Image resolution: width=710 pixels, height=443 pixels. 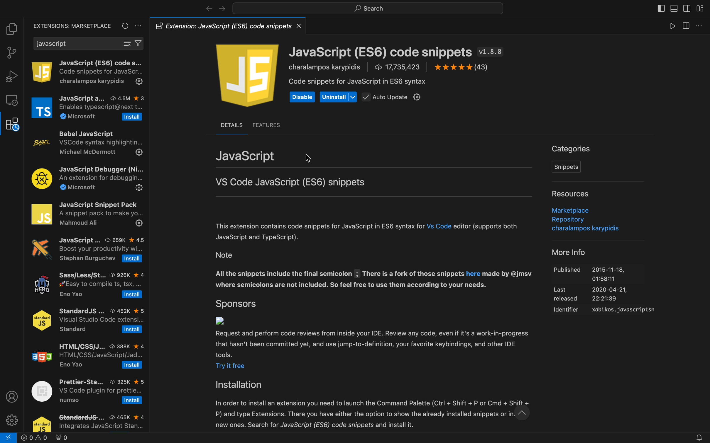 What do you see at coordinates (124, 26) in the screenshot?
I see `reload` at bounding box center [124, 26].